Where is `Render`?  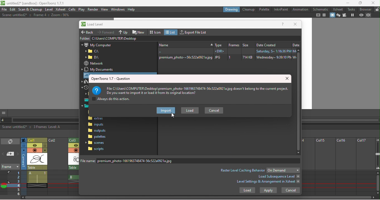
Render is located at coordinates (93, 9).